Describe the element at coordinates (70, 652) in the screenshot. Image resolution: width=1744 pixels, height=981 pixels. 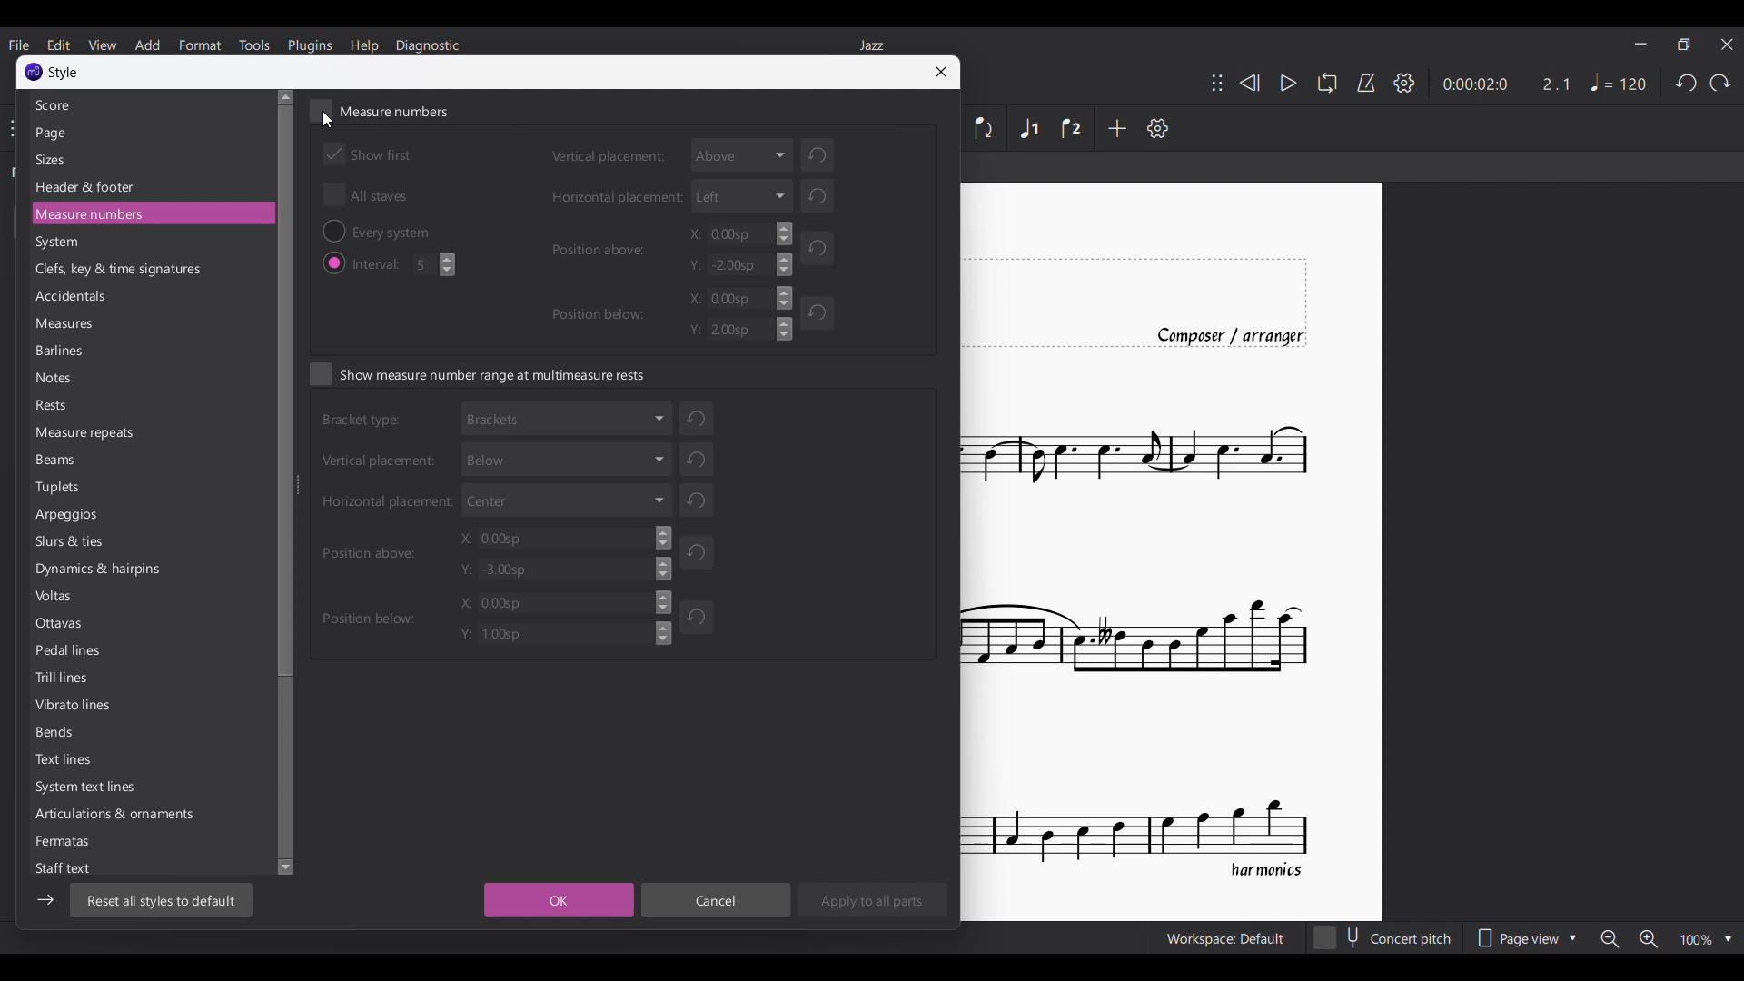
I see `Pedal lines` at that location.